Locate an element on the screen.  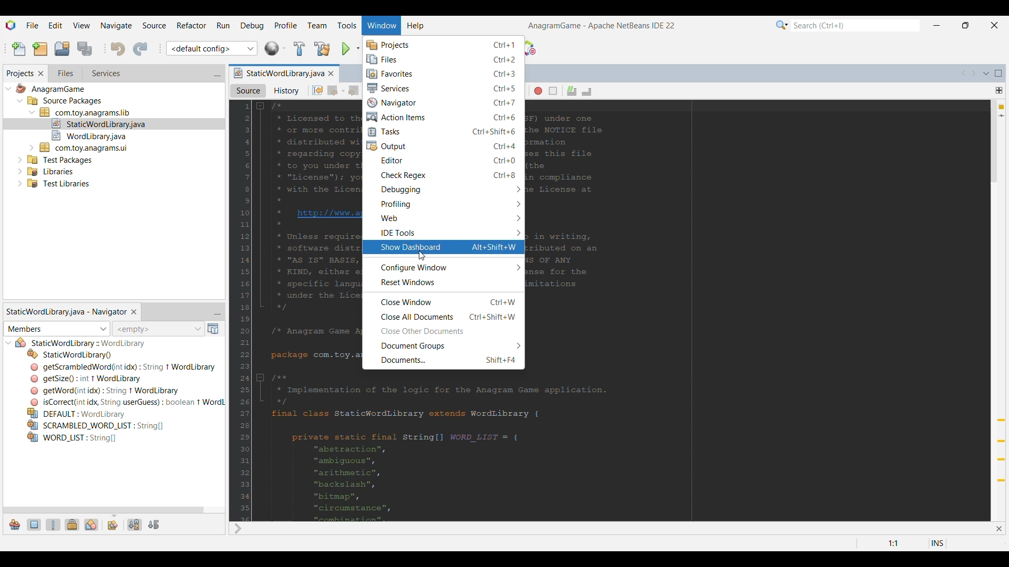
cursor is located at coordinates (421, 255).